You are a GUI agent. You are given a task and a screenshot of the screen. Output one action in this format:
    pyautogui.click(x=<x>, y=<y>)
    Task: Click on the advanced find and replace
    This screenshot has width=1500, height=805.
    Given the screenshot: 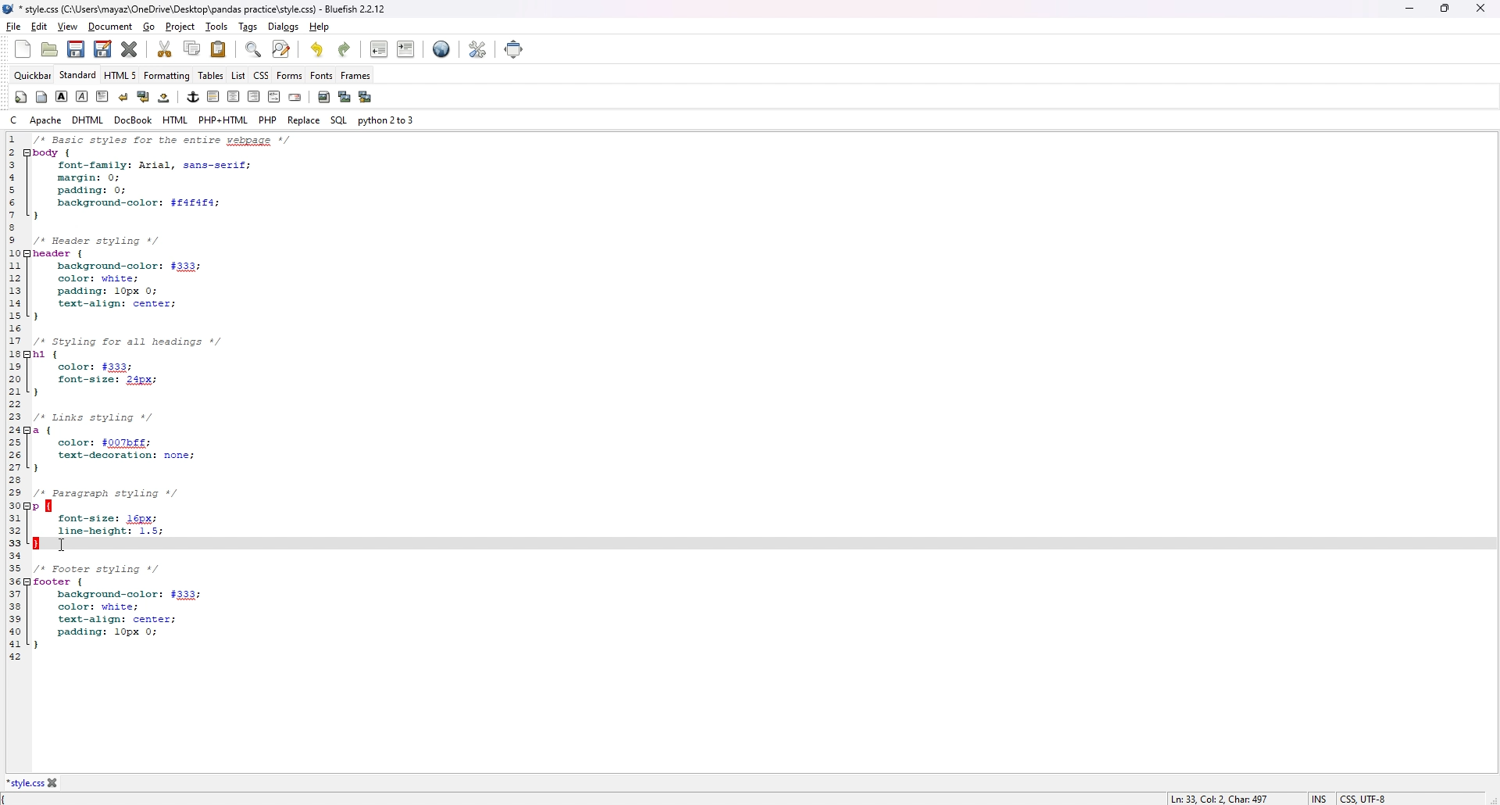 What is the action you would take?
    pyautogui.click(x=282, y=48)
    